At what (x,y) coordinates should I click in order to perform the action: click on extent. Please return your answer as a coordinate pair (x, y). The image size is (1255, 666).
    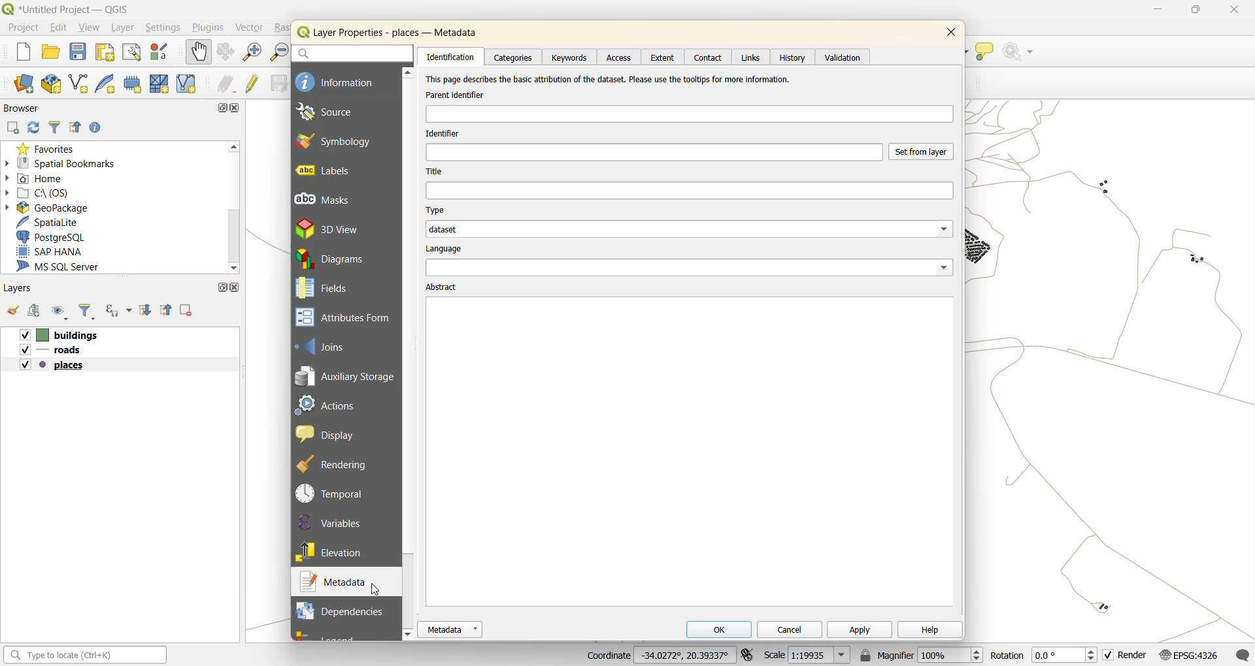
    Looking at the image, I should click on (664, 57).